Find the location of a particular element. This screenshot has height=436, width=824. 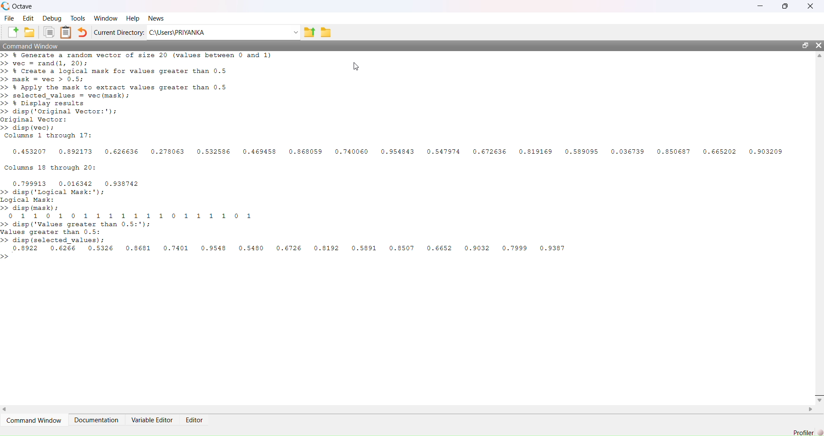

Clipboard is located at coordinates (67, 32).